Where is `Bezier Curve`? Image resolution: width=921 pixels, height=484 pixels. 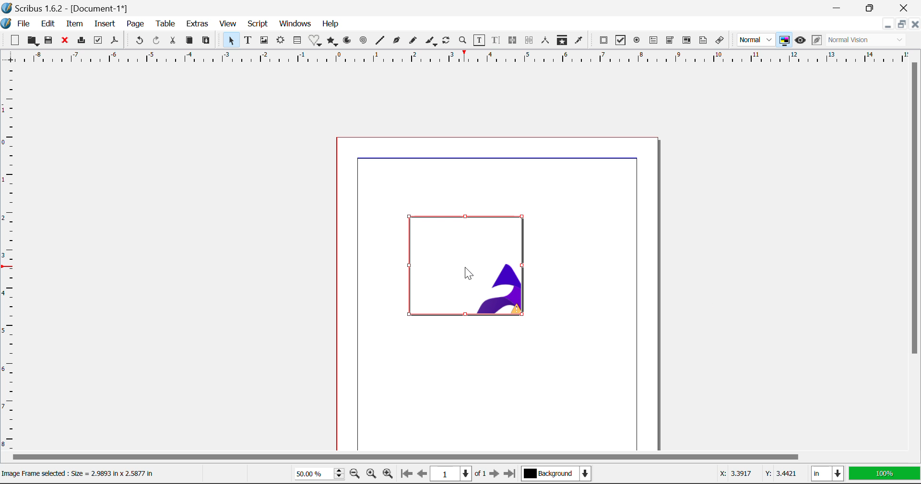 Bezier Curve is located at coordinates (395, 41).